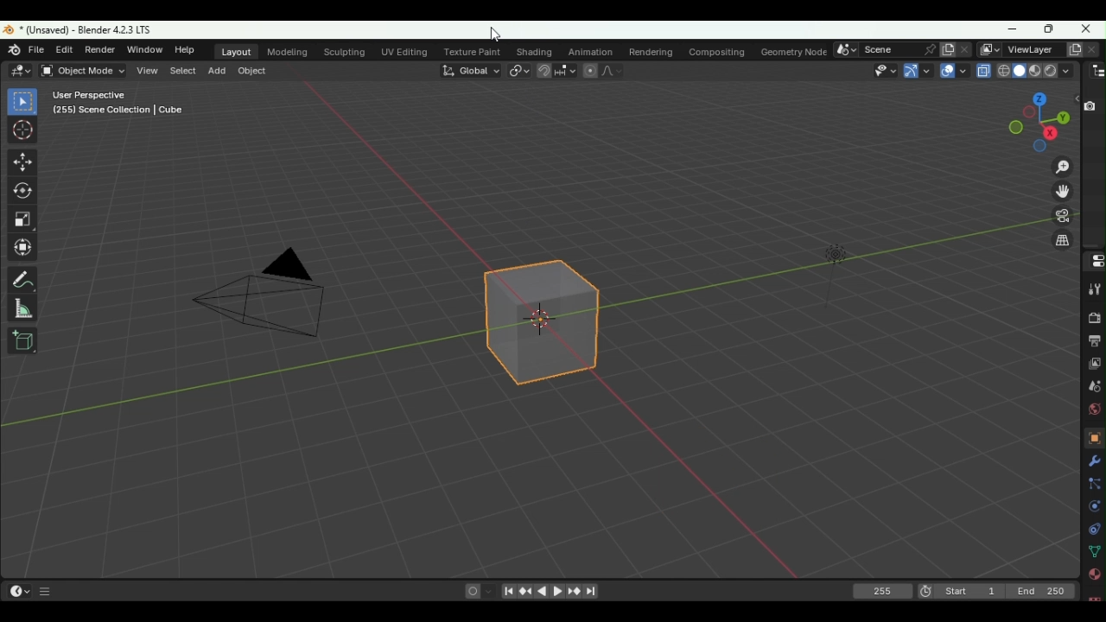 This screenshot has height=622, width=1106. I want to click on Cube object, so click(540, 325).